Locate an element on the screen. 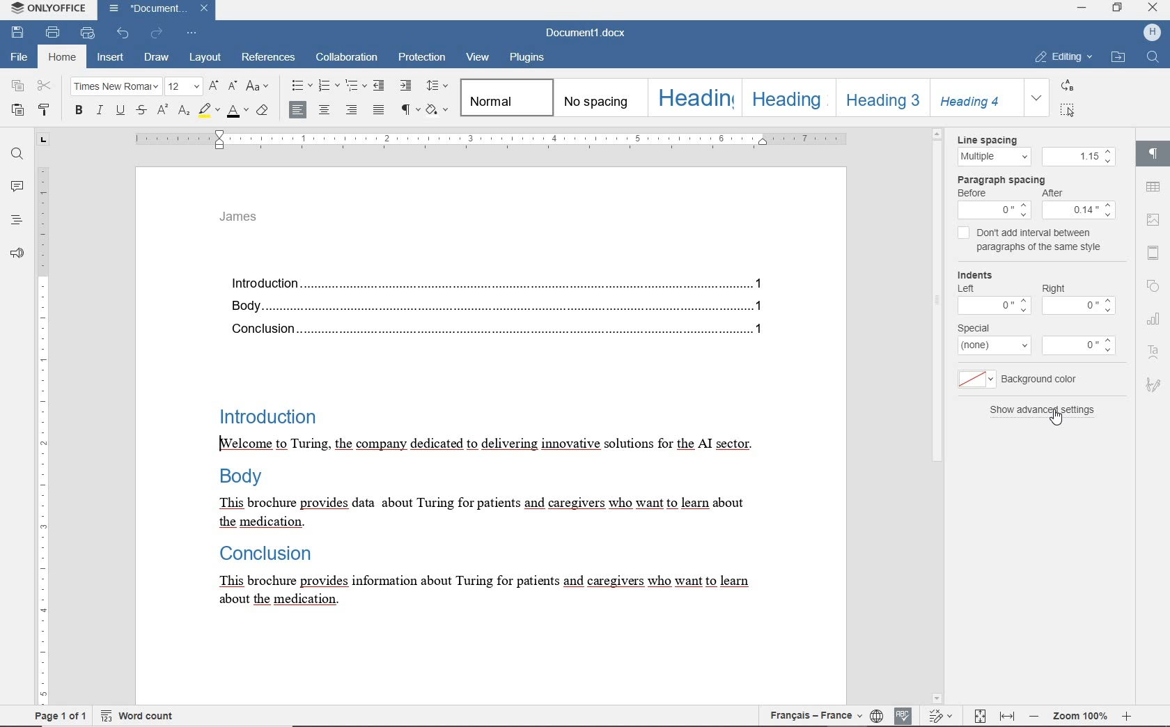 This screenshot has height=727, width=1170. This brochure provides data about Turing for patients and caregivers who want to learn about
the medication. is located at coordinates (483, 511).